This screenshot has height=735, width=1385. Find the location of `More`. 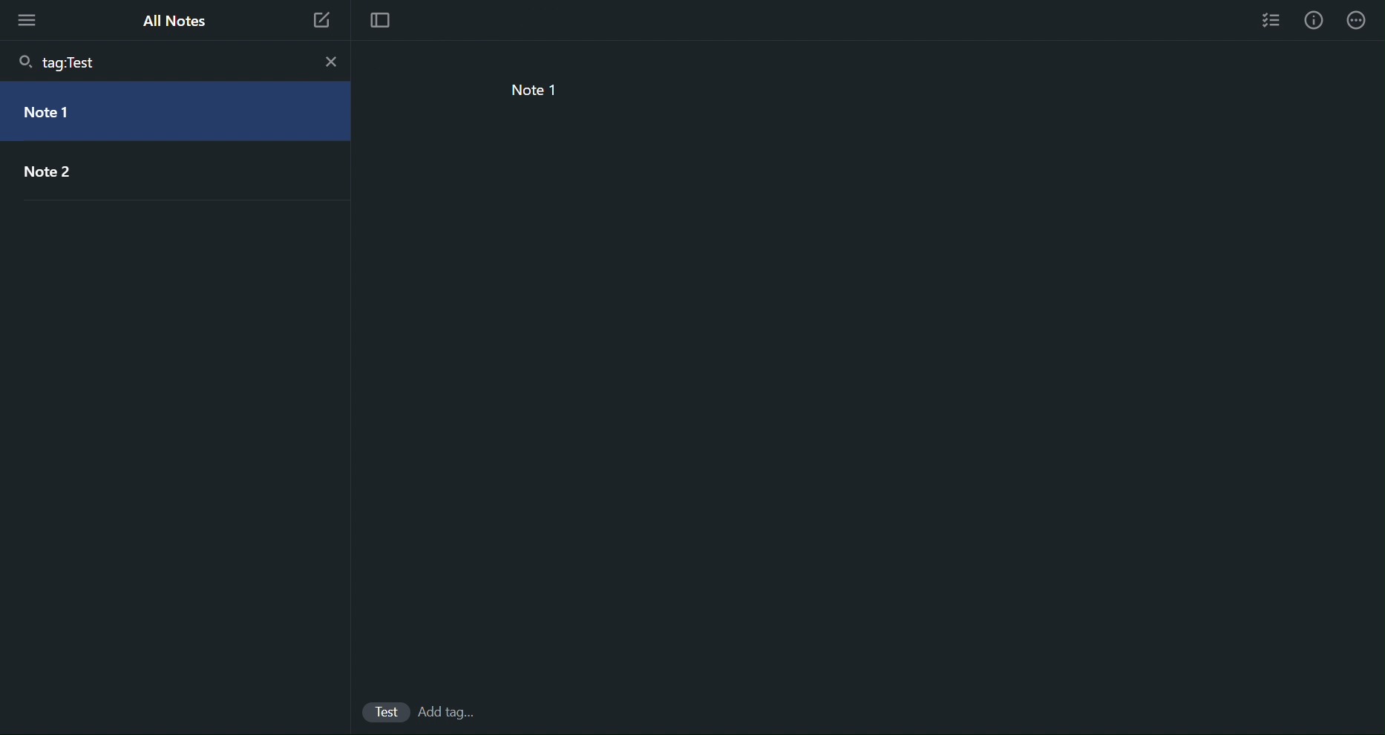

More is located at coordinates (27, 20).